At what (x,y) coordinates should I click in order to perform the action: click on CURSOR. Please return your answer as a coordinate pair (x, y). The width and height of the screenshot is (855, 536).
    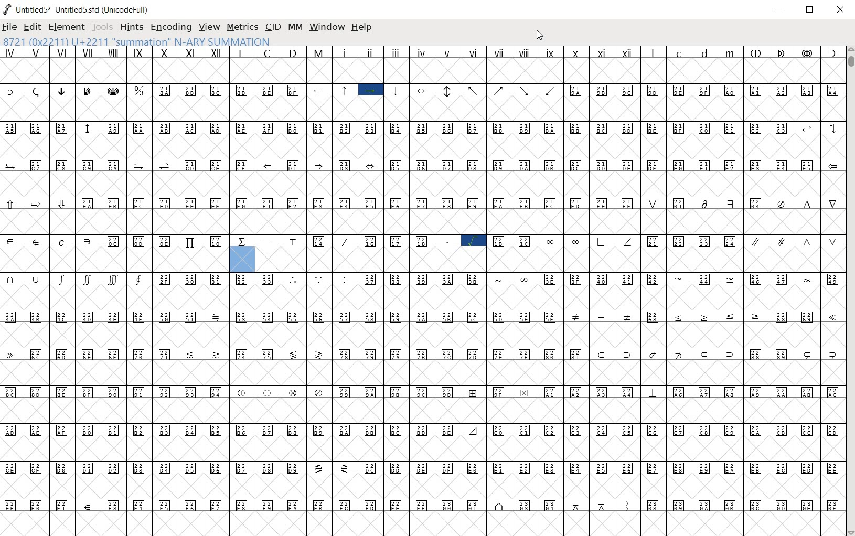
    Looking at the image, I should click on (540, 35).